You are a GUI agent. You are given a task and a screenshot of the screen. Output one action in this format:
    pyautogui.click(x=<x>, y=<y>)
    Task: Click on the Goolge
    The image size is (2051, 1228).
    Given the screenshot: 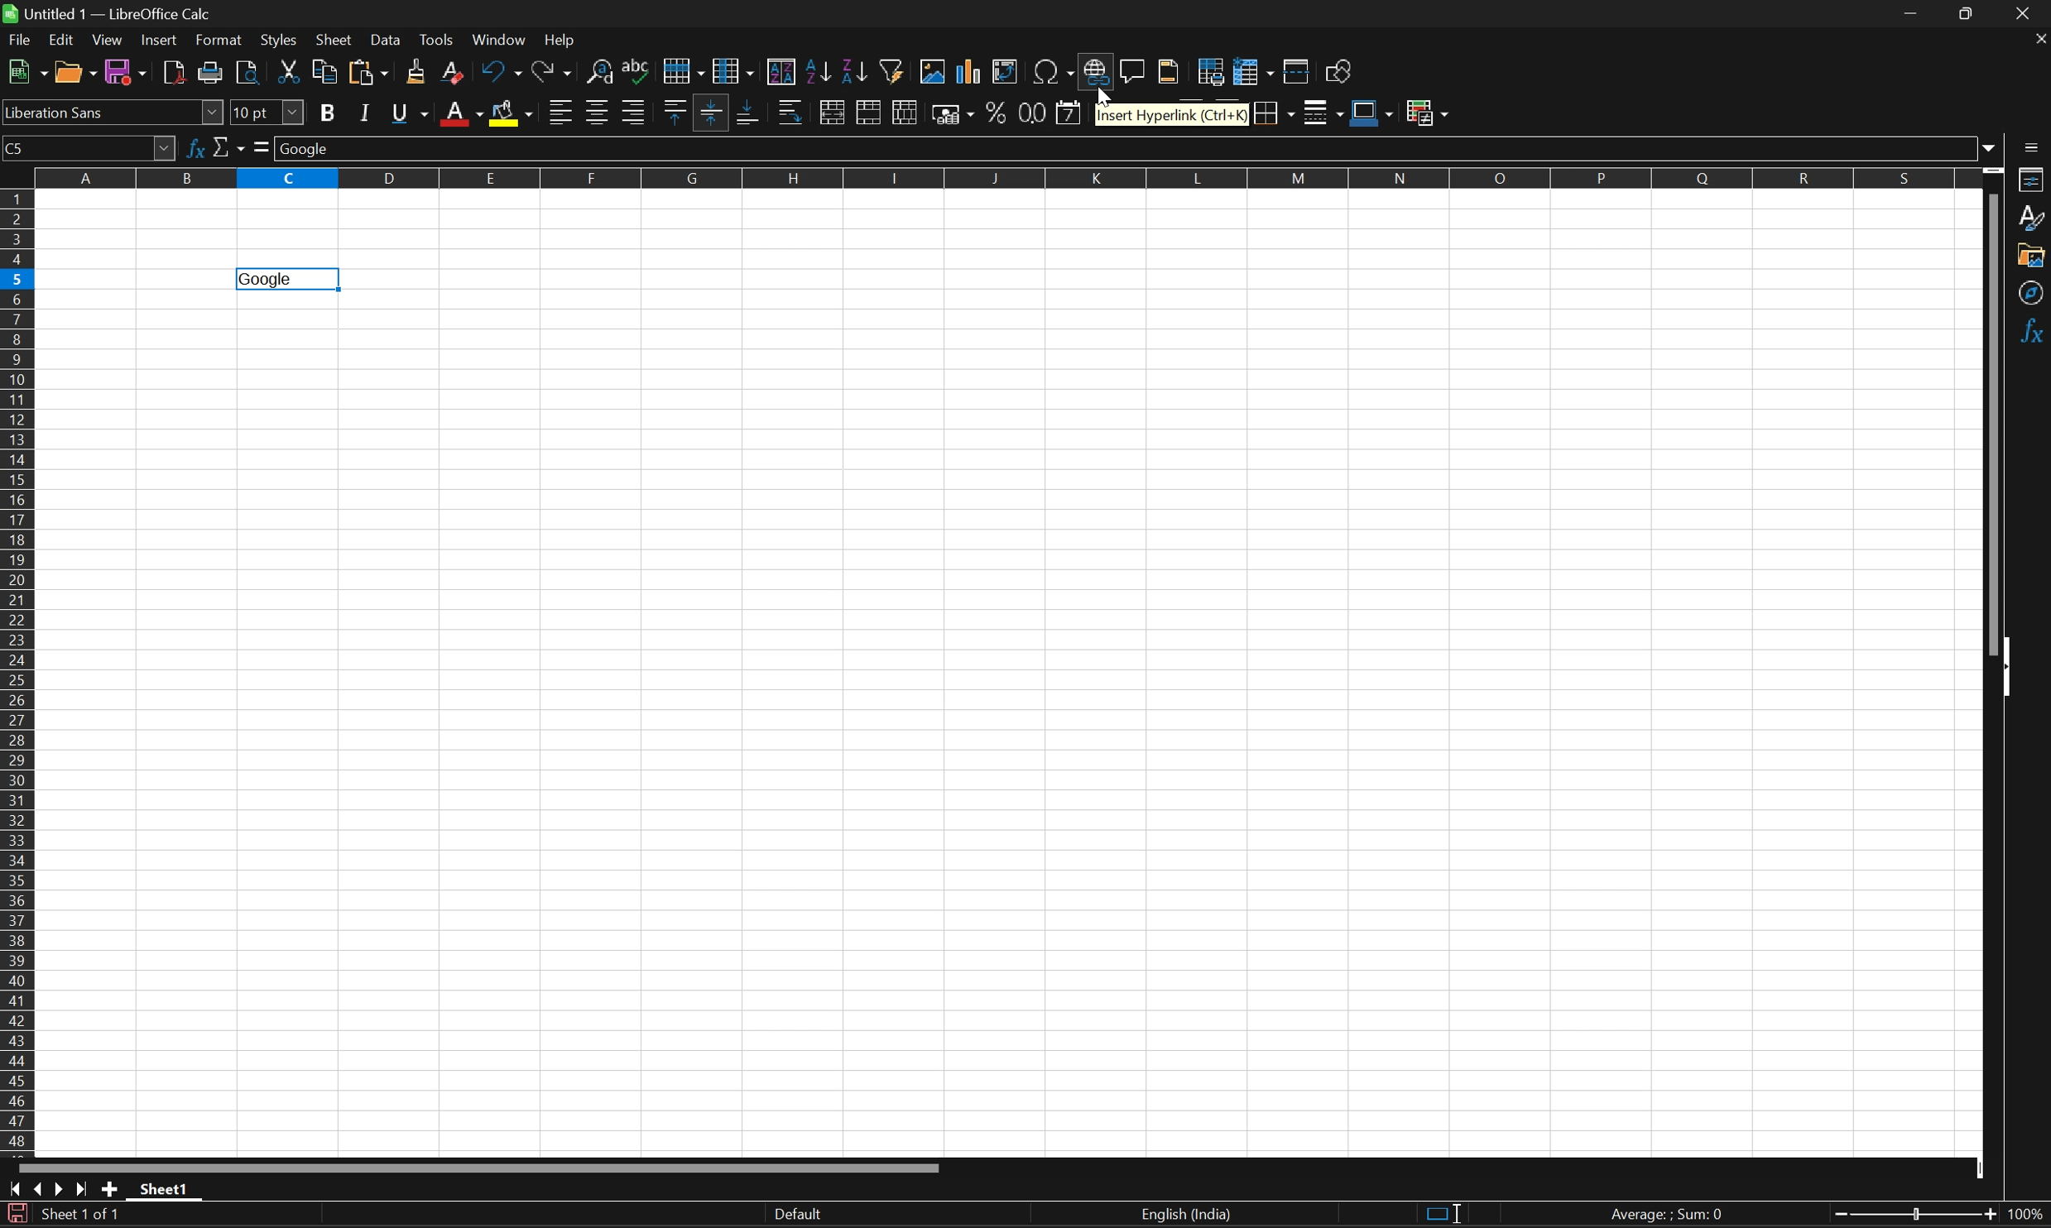 What is the action you would take?
    pyautogui.click(x=264, y=280)
    